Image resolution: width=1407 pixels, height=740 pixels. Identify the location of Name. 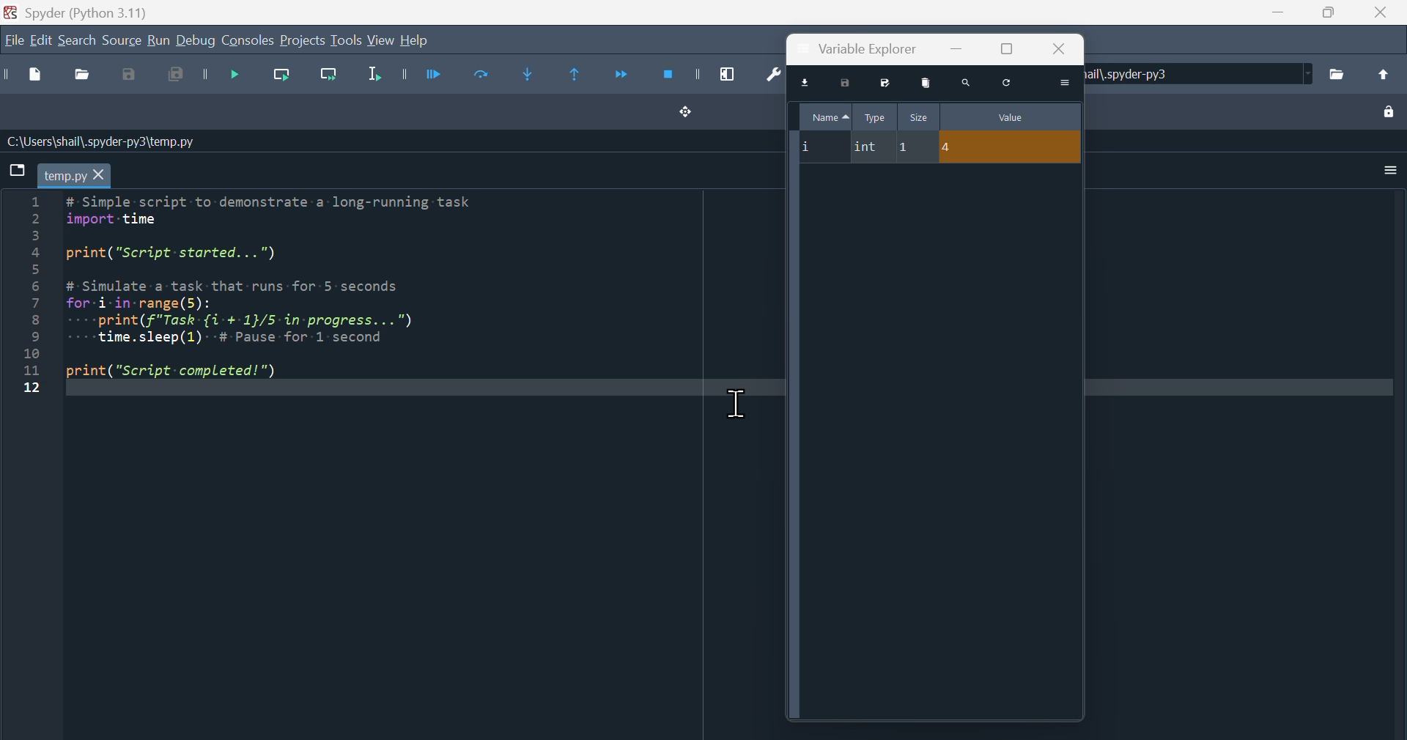
(824, 114).